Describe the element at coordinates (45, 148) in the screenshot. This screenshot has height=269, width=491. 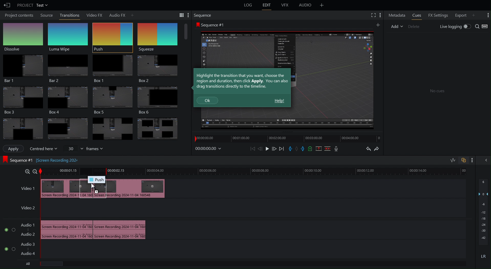
I see `Centered here` at that location.